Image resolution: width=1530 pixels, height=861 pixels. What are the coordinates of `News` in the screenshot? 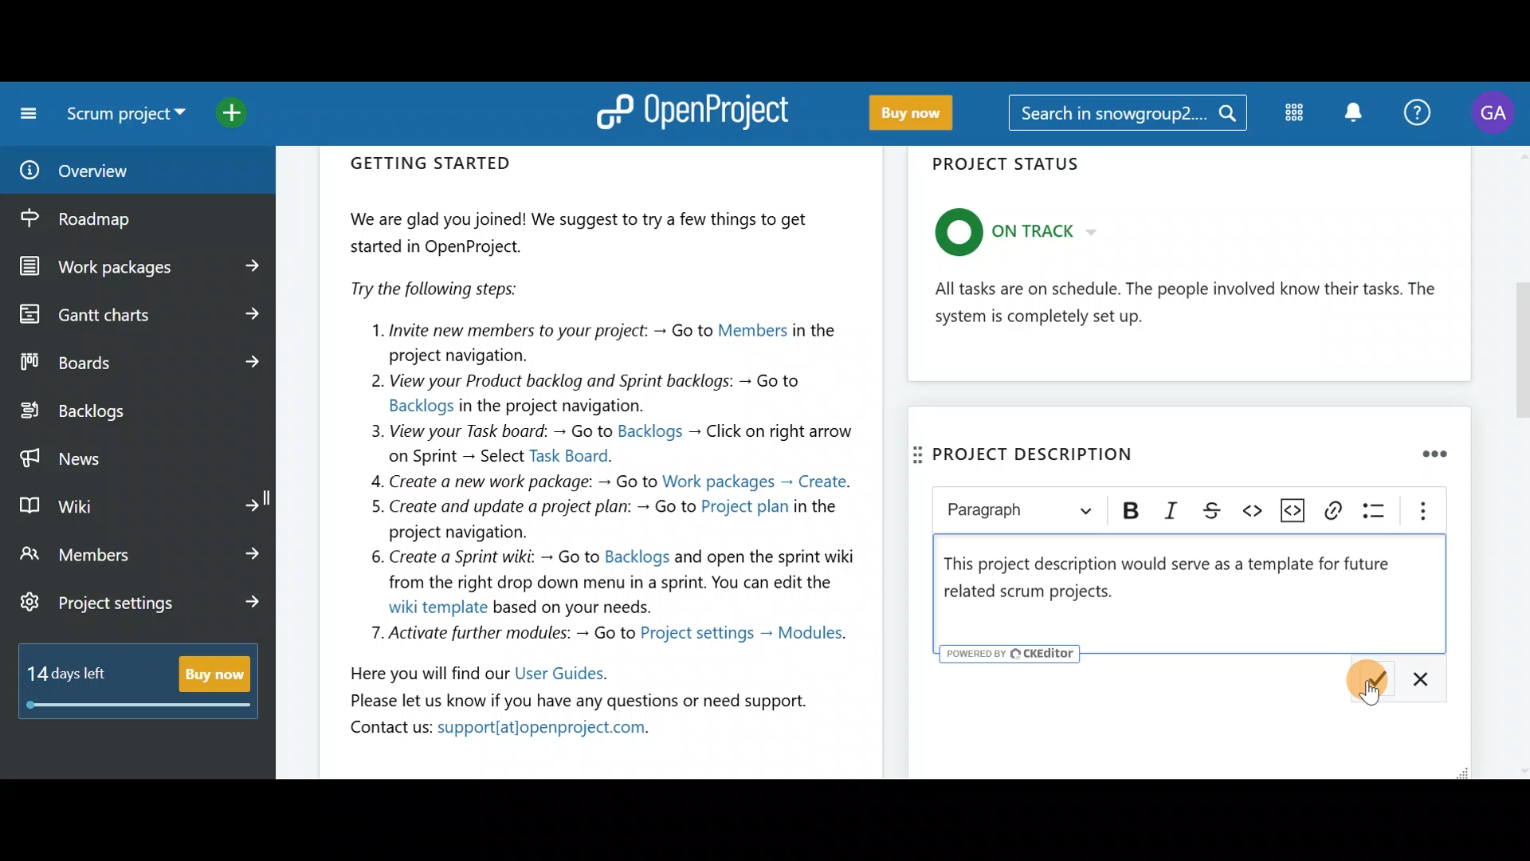 It's located at (137, 454).